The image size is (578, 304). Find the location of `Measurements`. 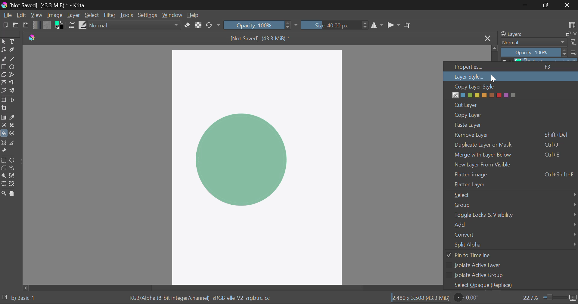

Measurements is located at coordinates (13, 143).